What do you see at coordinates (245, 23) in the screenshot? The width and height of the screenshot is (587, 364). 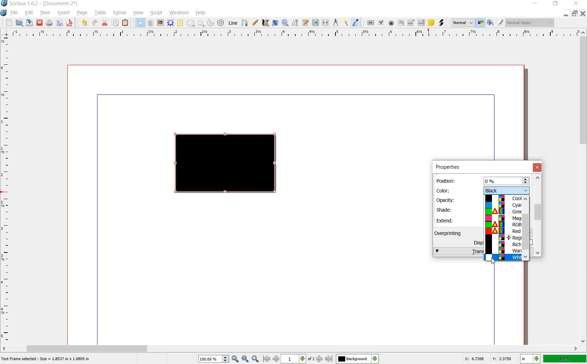 I see `bezier curve` at bounding box center [245, 23].